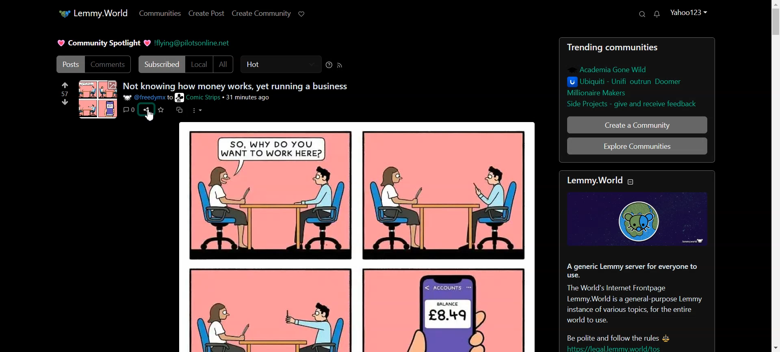 This screenshot has width=780, height=352. What do you see at coordinates (340, 65) in the screenshot?
I see `RSS` at bounding box center [340, 65].